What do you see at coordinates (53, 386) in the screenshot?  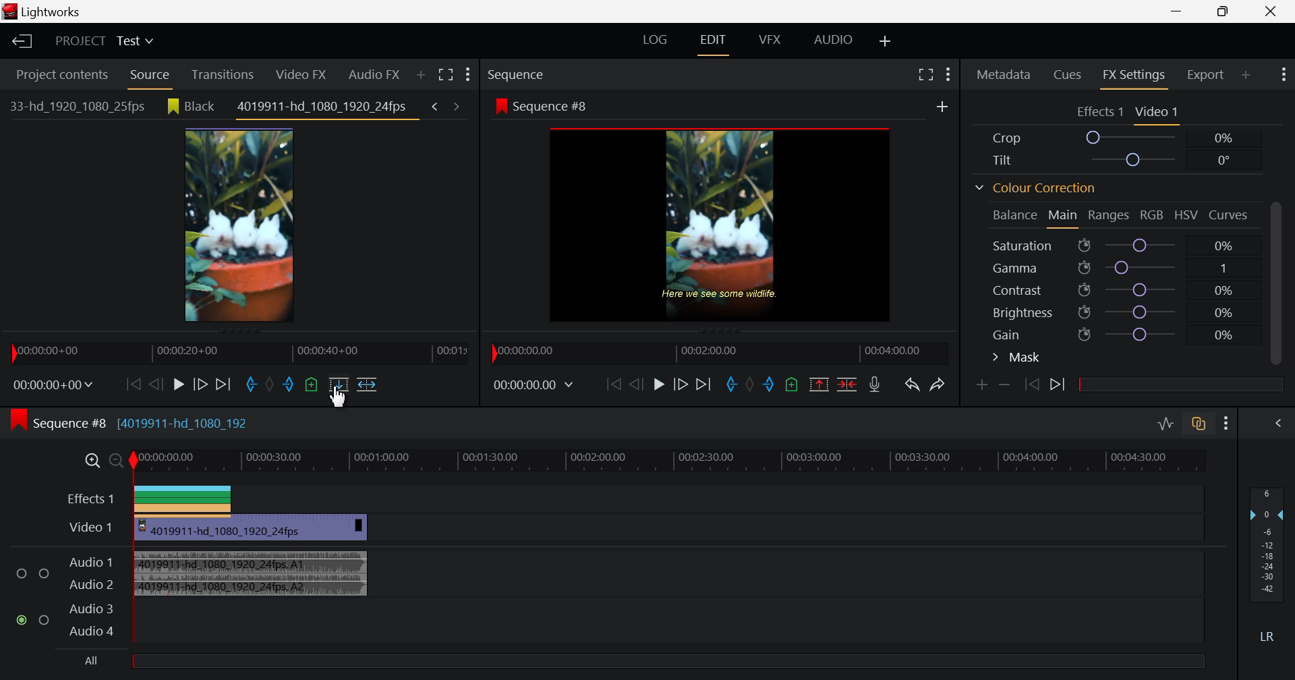 I see `Frame Time` at bounding box center [53, 386].